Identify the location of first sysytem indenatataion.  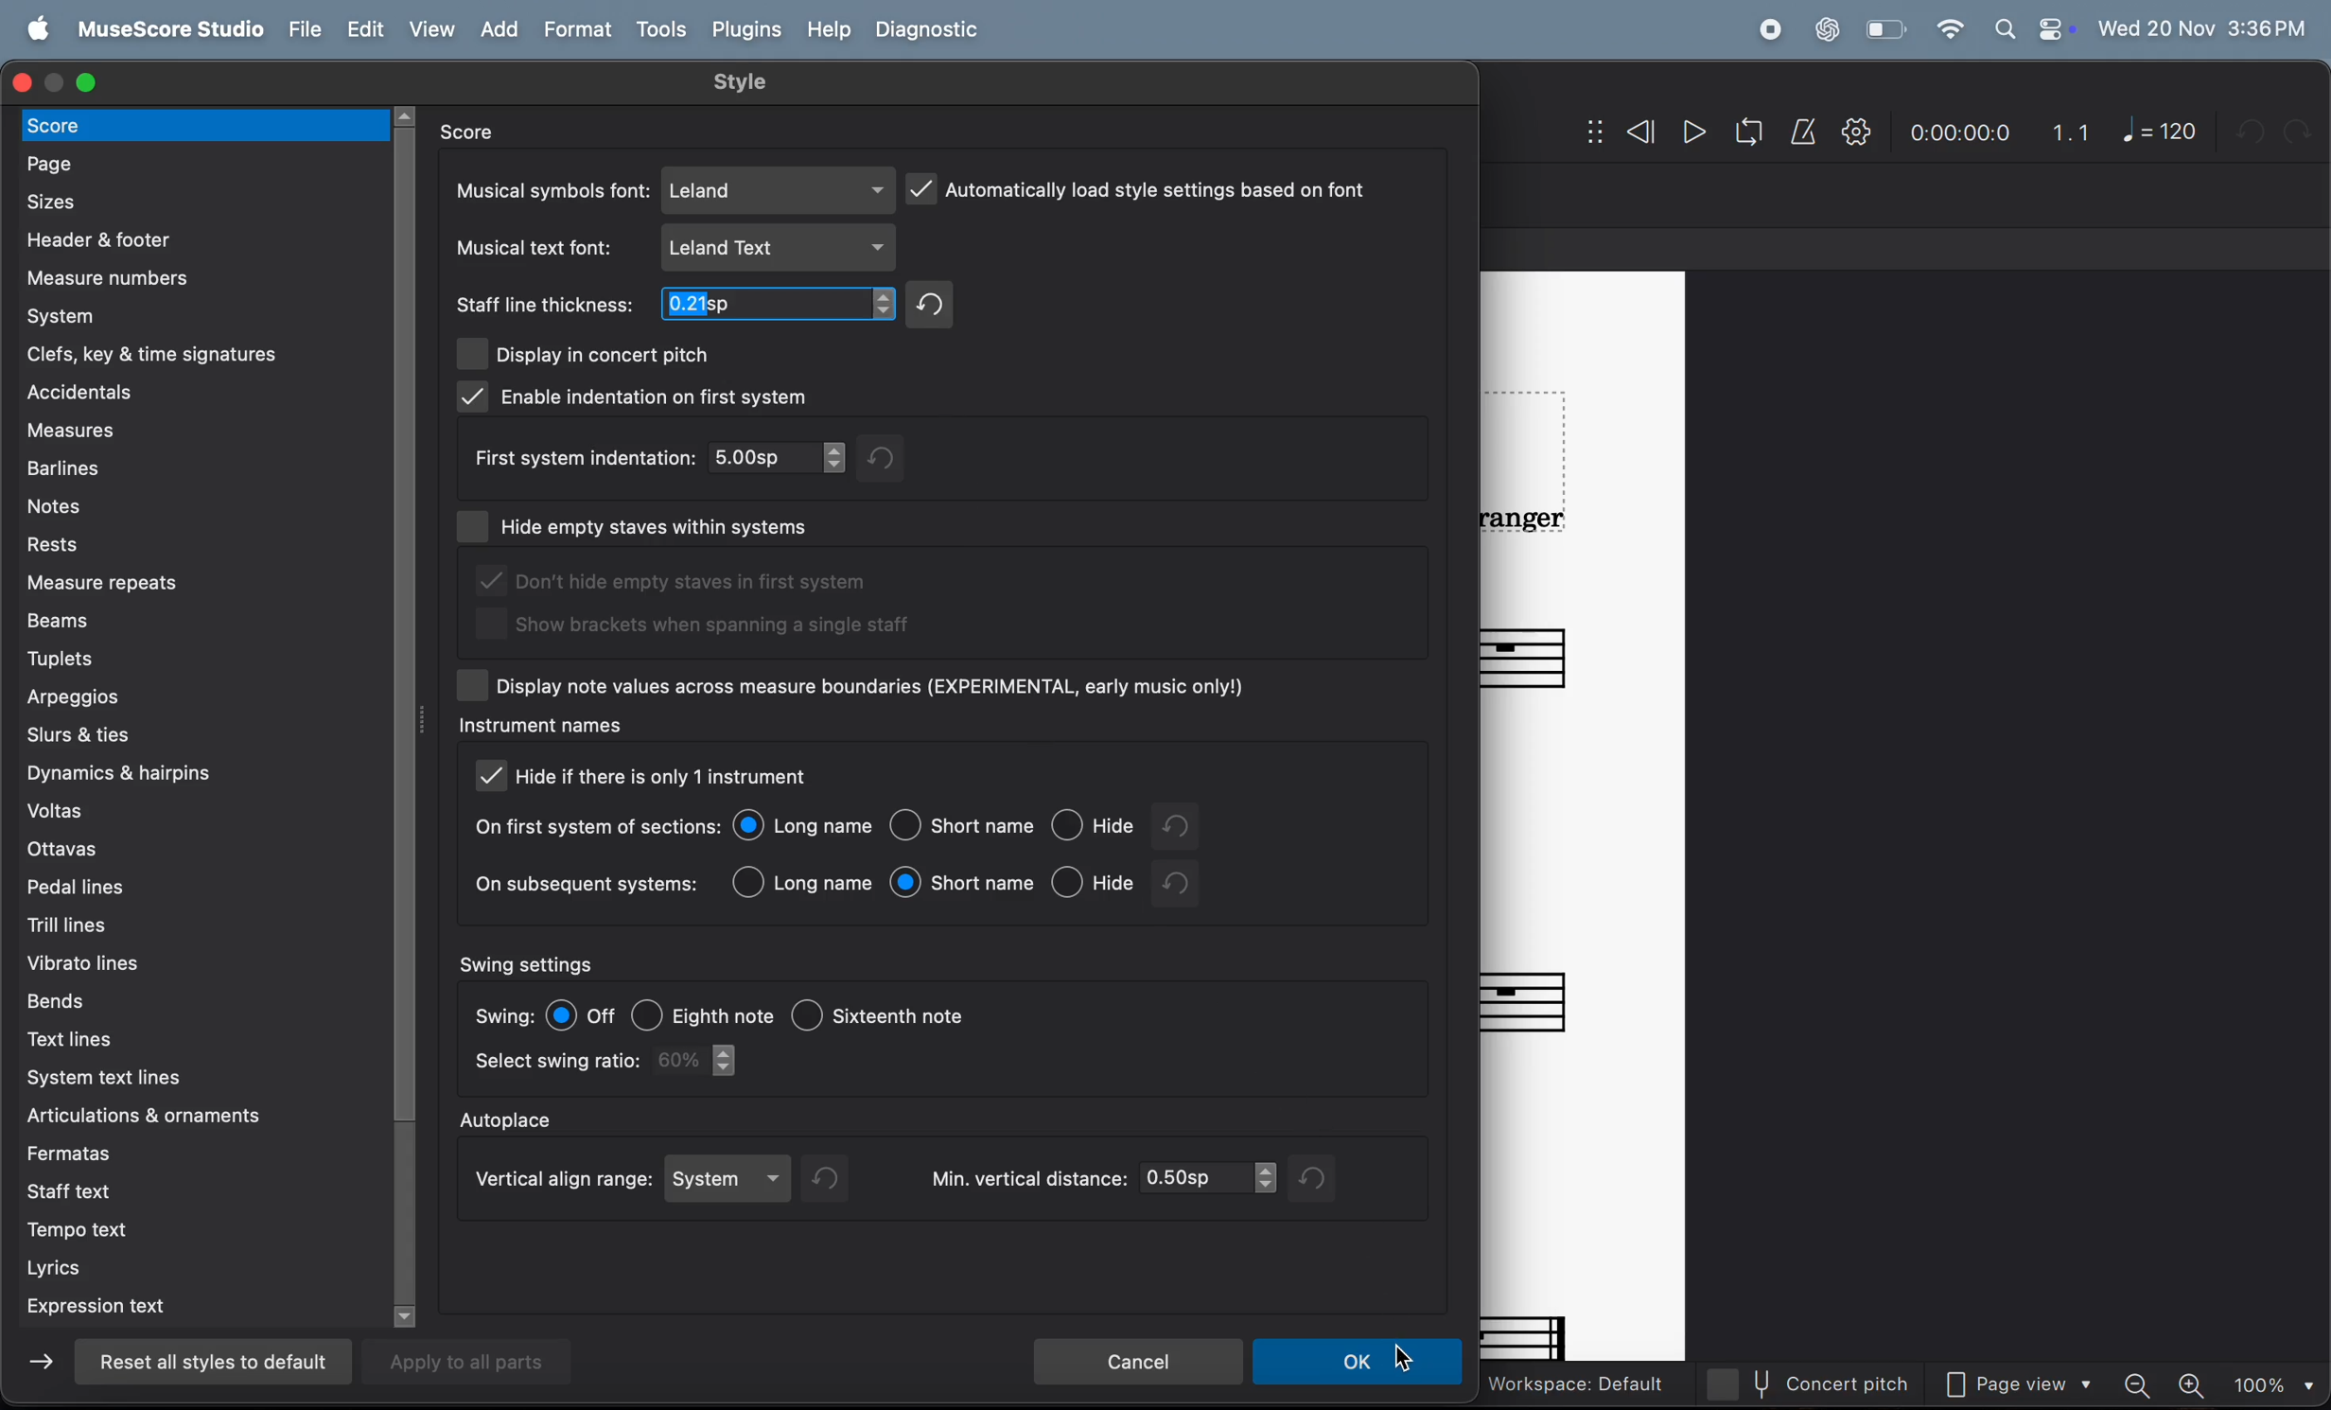
(580, 457).